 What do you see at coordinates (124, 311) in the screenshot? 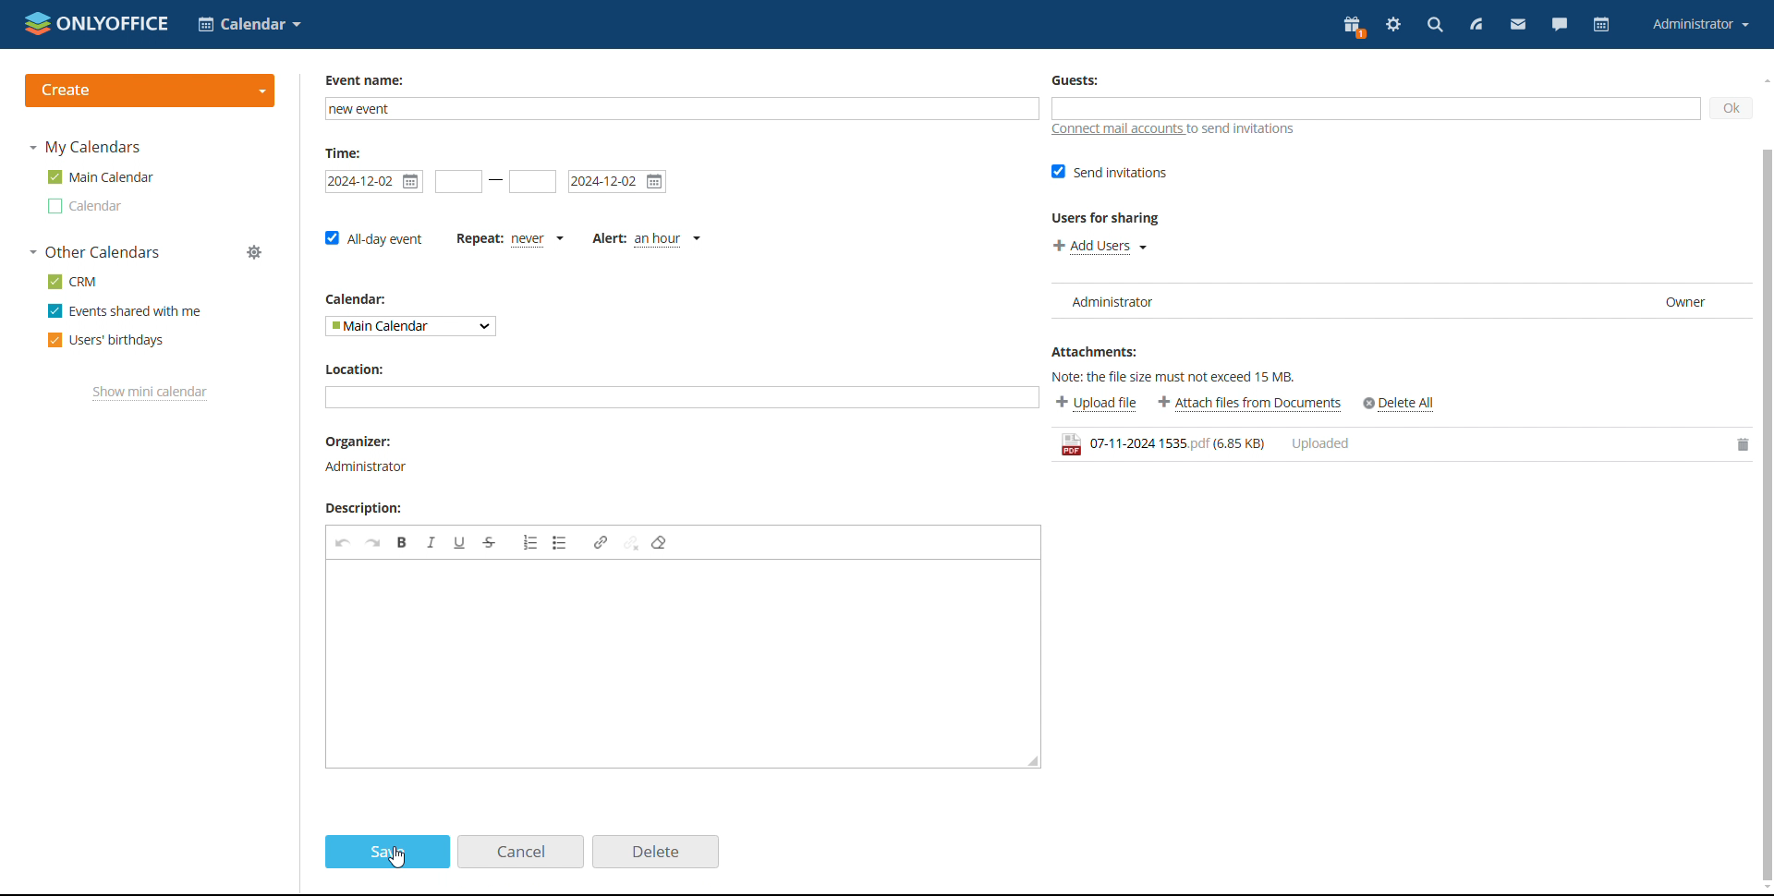
I see `events shared with me` at bounding box center [124, 311].